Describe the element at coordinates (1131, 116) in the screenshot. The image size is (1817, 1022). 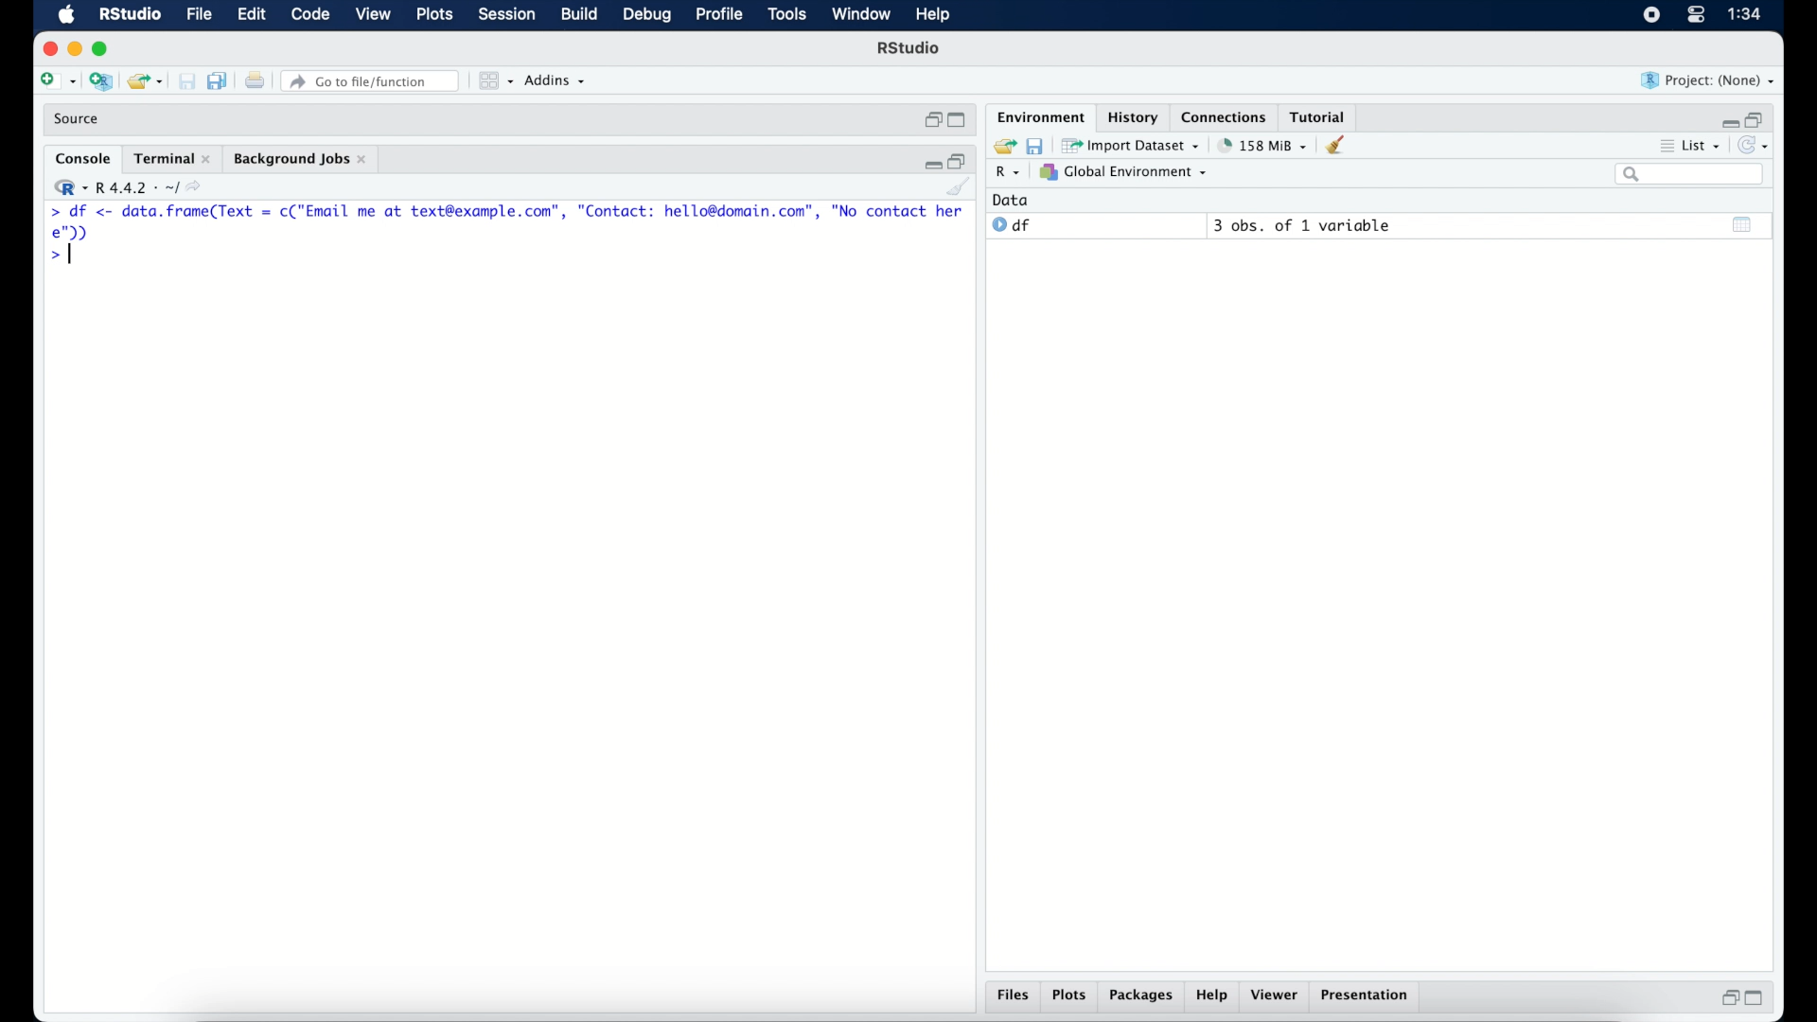
I see `History` at that location.